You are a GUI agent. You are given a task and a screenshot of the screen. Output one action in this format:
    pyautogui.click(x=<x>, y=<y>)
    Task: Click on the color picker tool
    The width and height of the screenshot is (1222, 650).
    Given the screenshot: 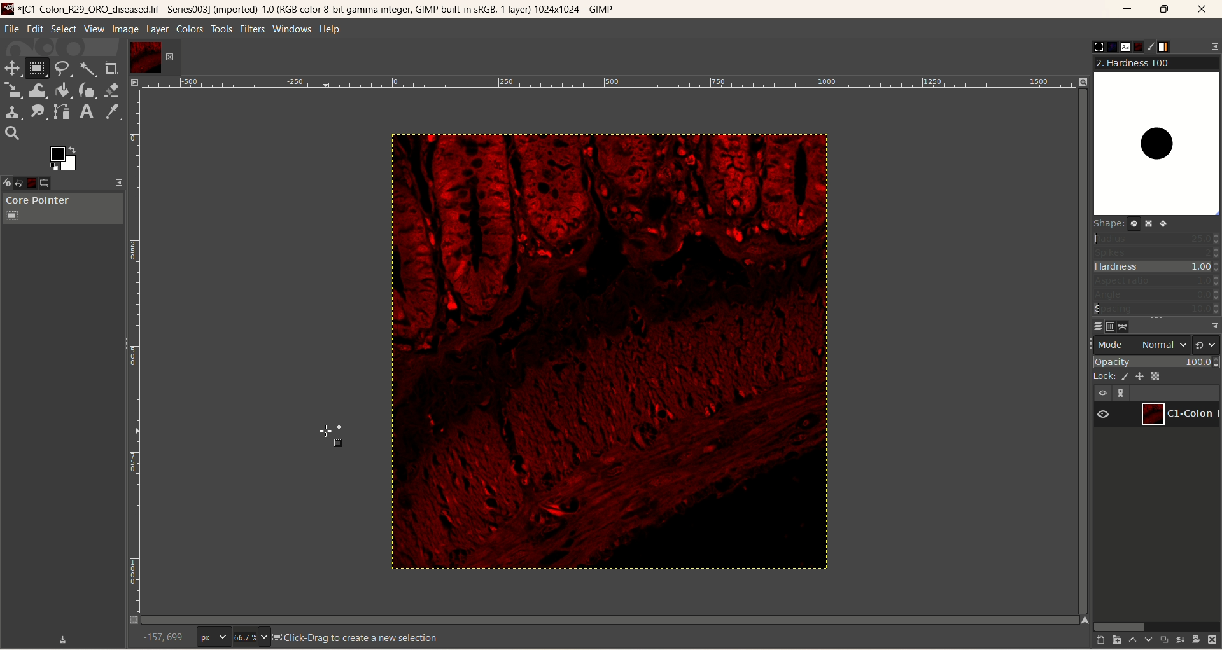 What is the action you would take?
    pyautogui.click(x=113, y=112)
    